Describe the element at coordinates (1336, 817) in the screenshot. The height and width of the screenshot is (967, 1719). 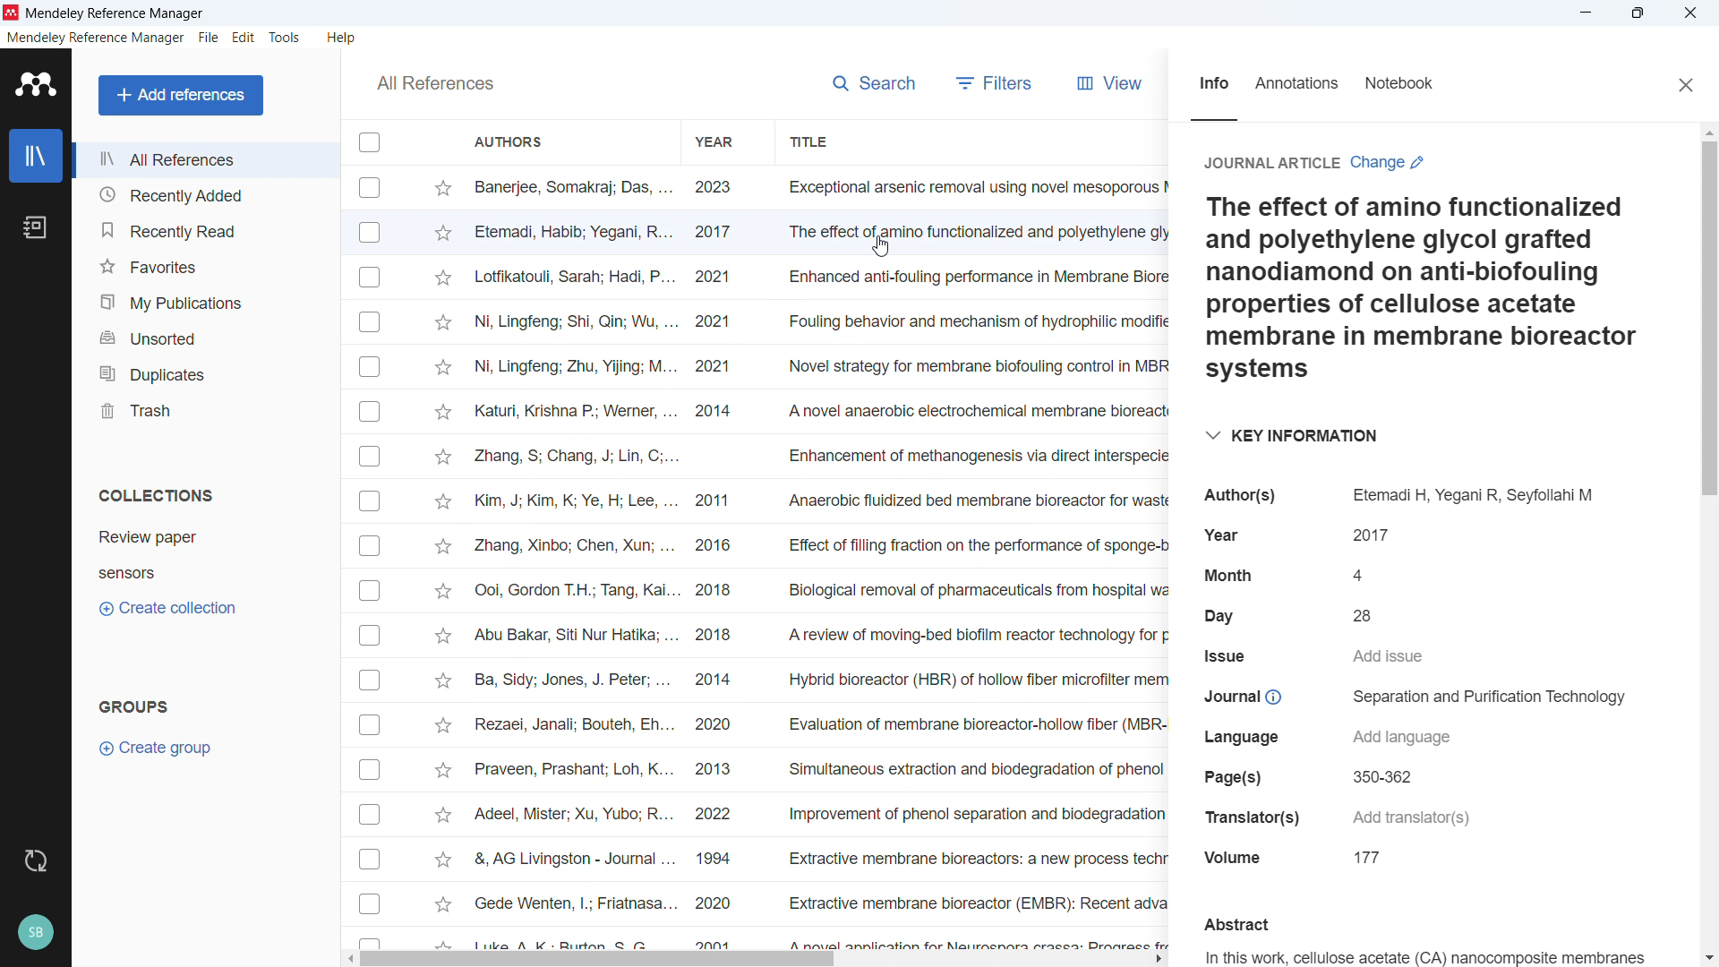
I see `Translators ` at that location.